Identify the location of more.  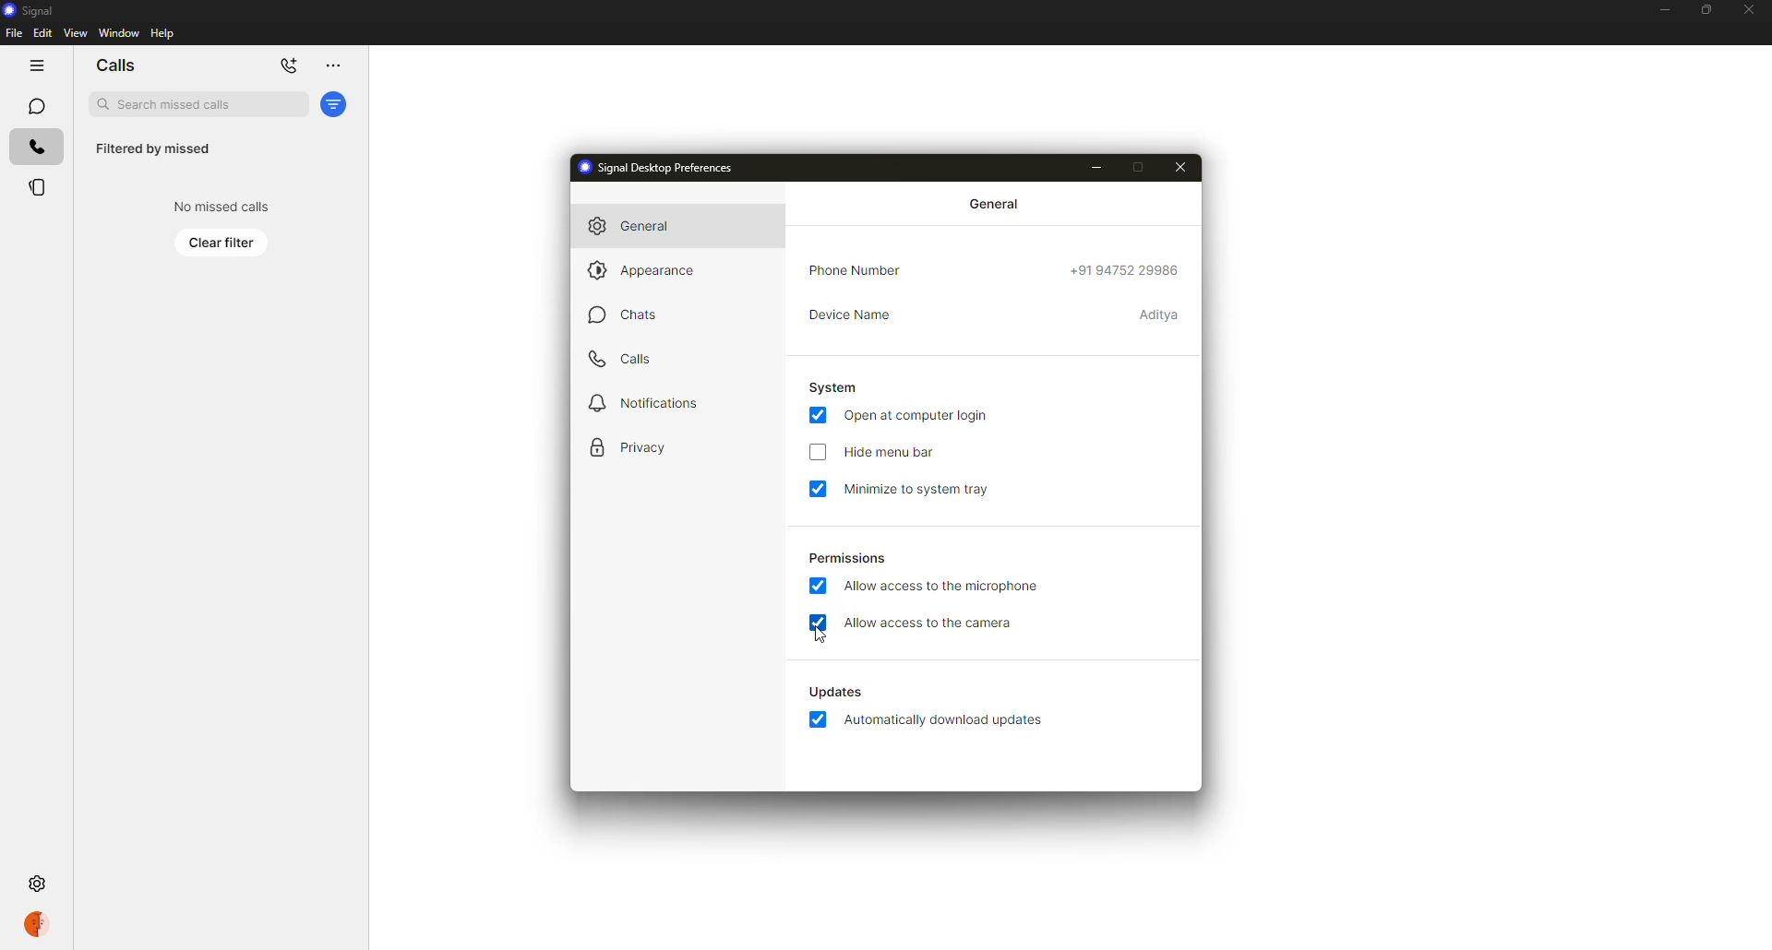
(330, 66).